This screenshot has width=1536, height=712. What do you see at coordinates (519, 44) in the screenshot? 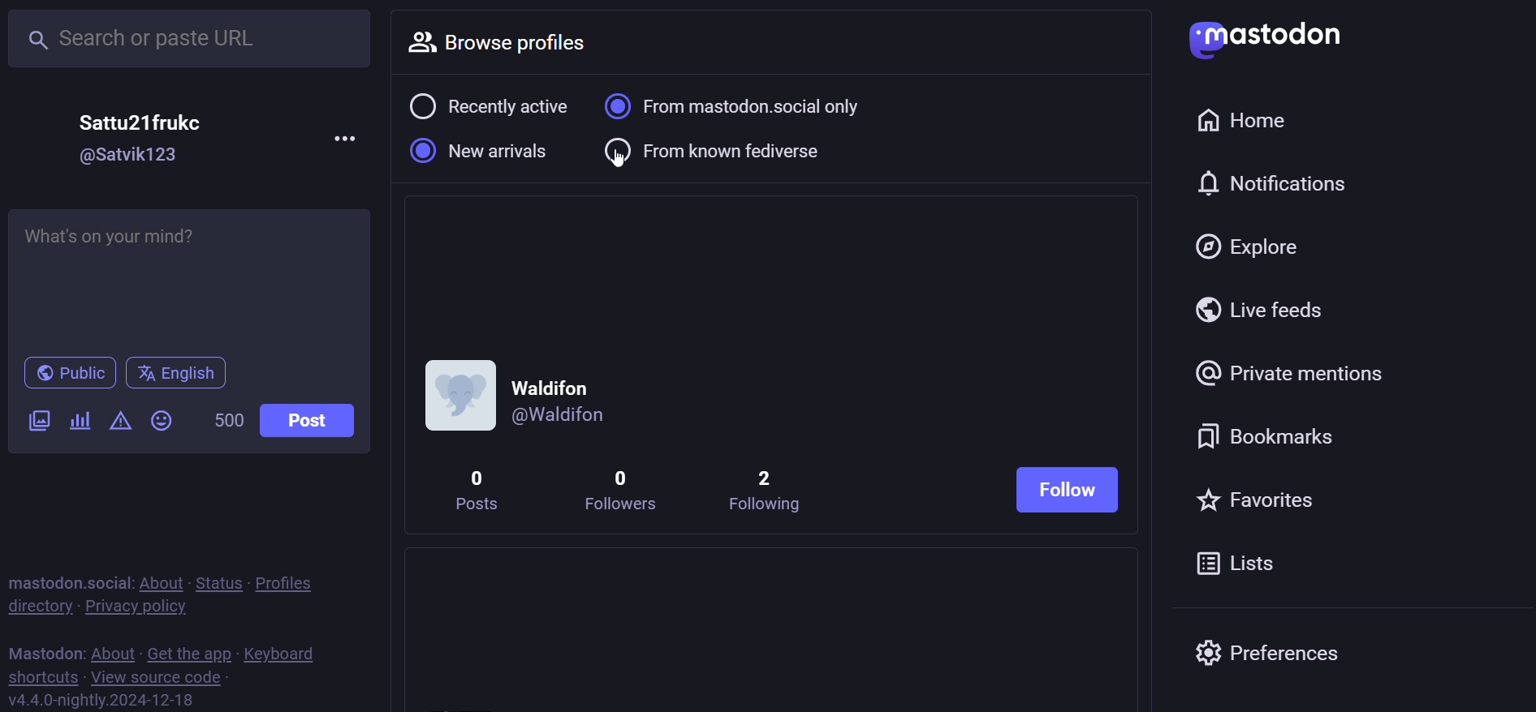
I see `browse profiles` at bounding box center [519, 44].